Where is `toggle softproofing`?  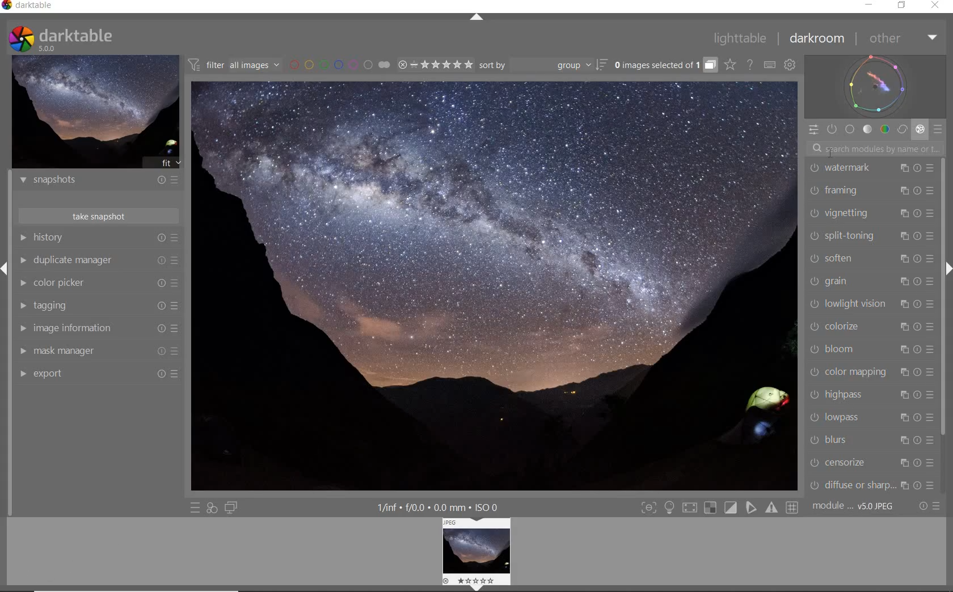
toggle softproofing is located at coordinates (754, 509).